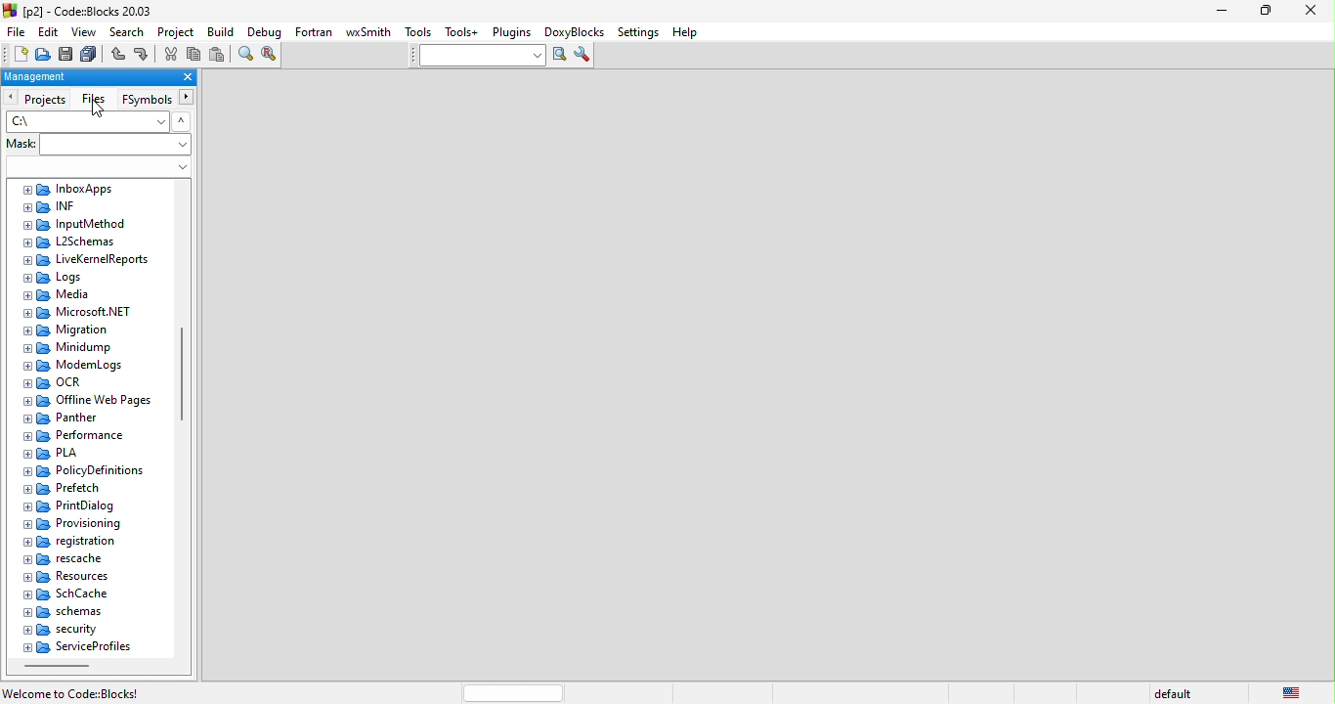 The image size is (1335, 704). I want to click on tools, so click(419, 31).